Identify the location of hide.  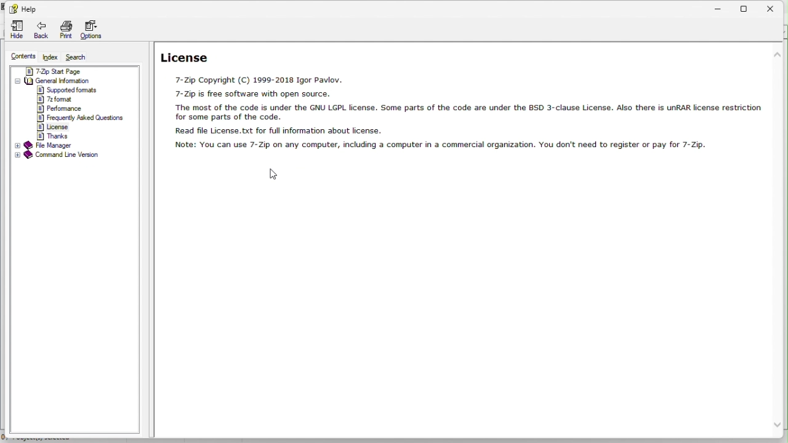
(14, 30).